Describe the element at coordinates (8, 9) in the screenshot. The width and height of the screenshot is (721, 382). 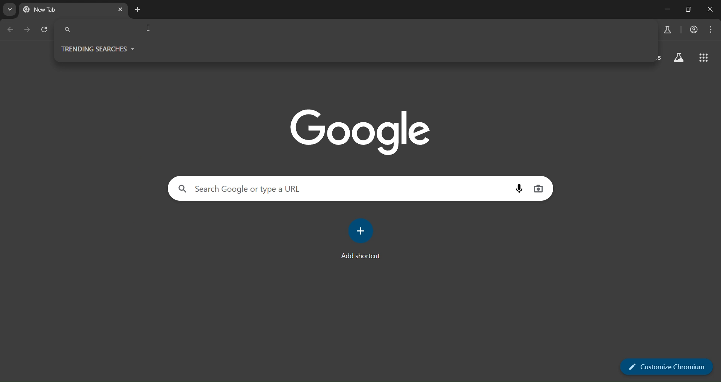
I see `search tabs` at that location.